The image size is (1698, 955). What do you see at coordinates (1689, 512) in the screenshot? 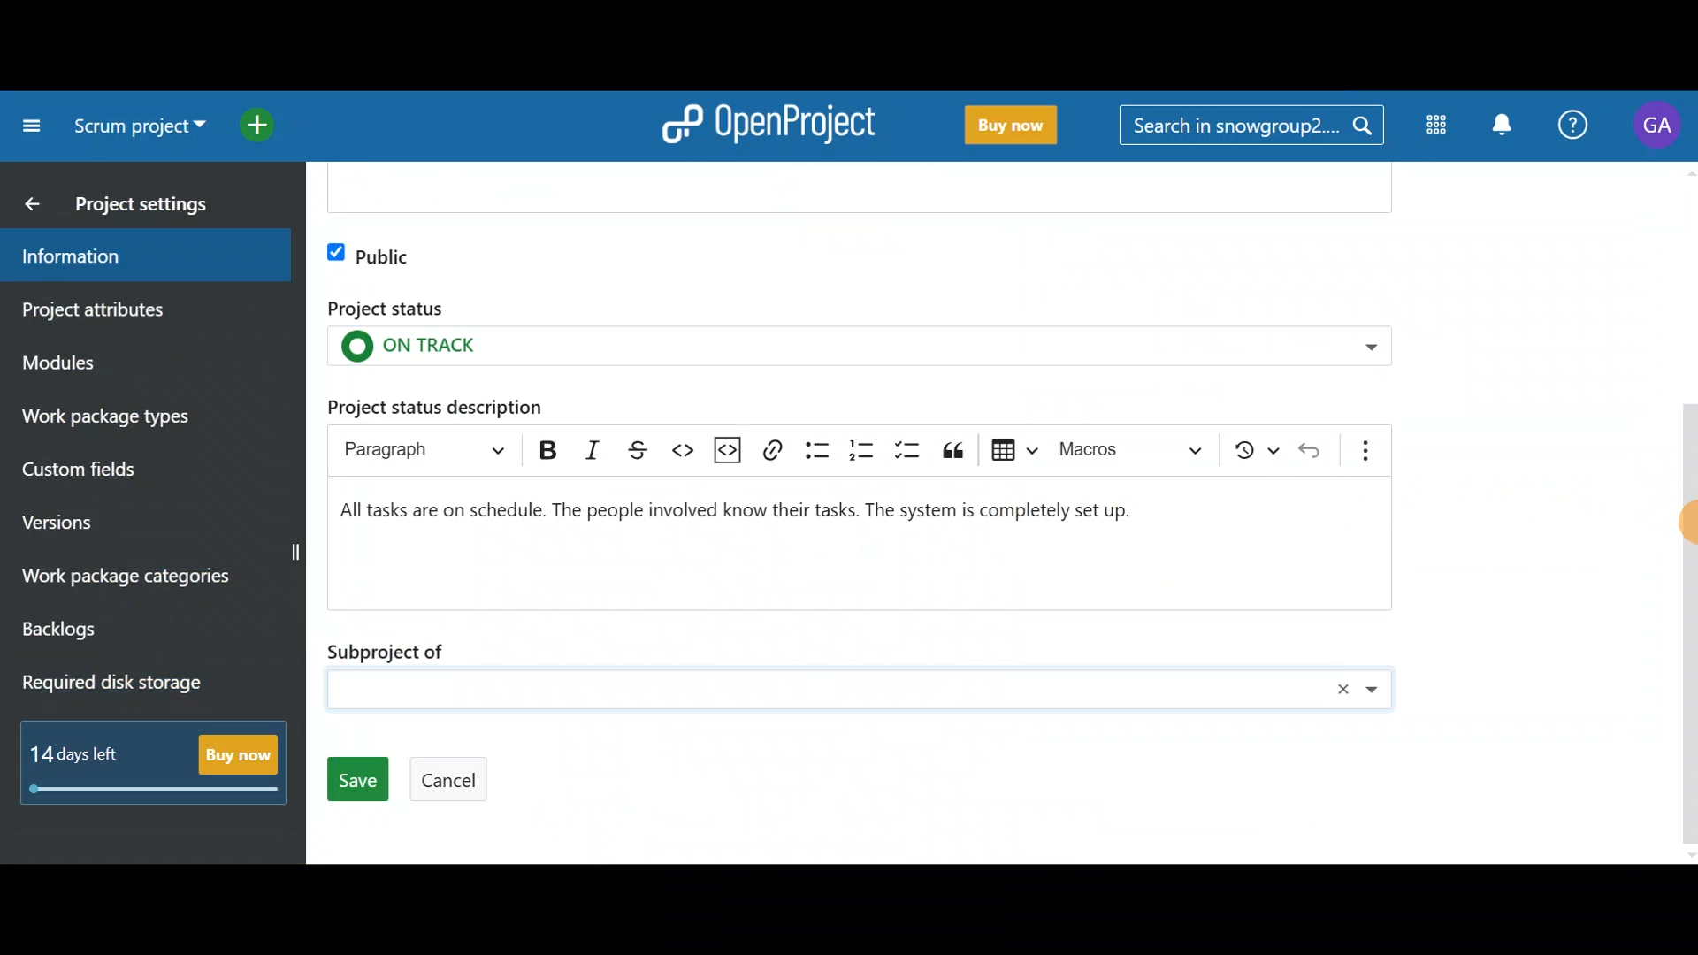
I see `scroll bar` at bounding box center [1689, 512].